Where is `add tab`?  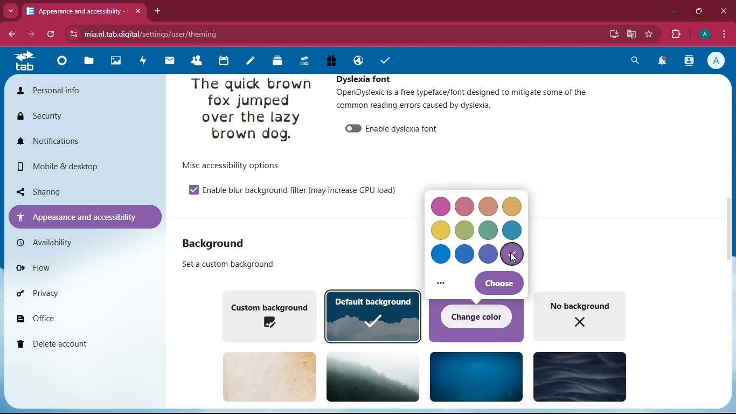
add tab is located at coordinates (161, 11).